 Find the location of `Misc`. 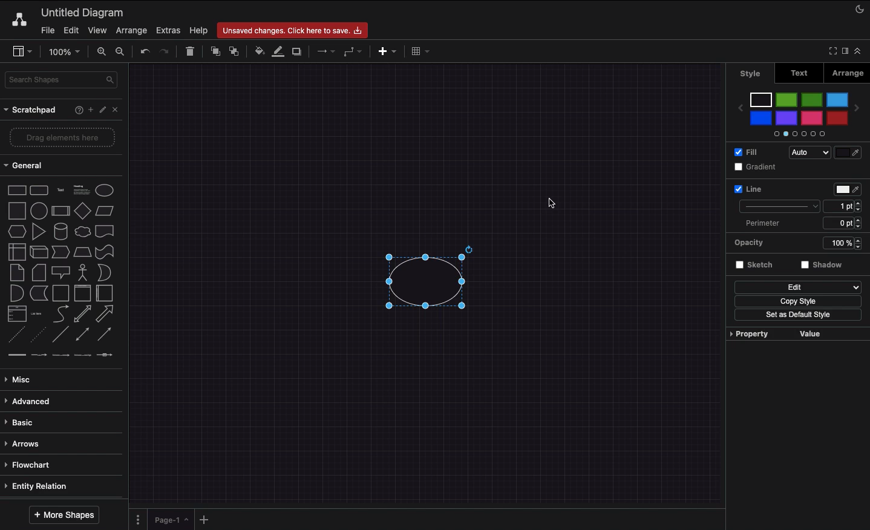

Misc is located at coordinates (21, 379).